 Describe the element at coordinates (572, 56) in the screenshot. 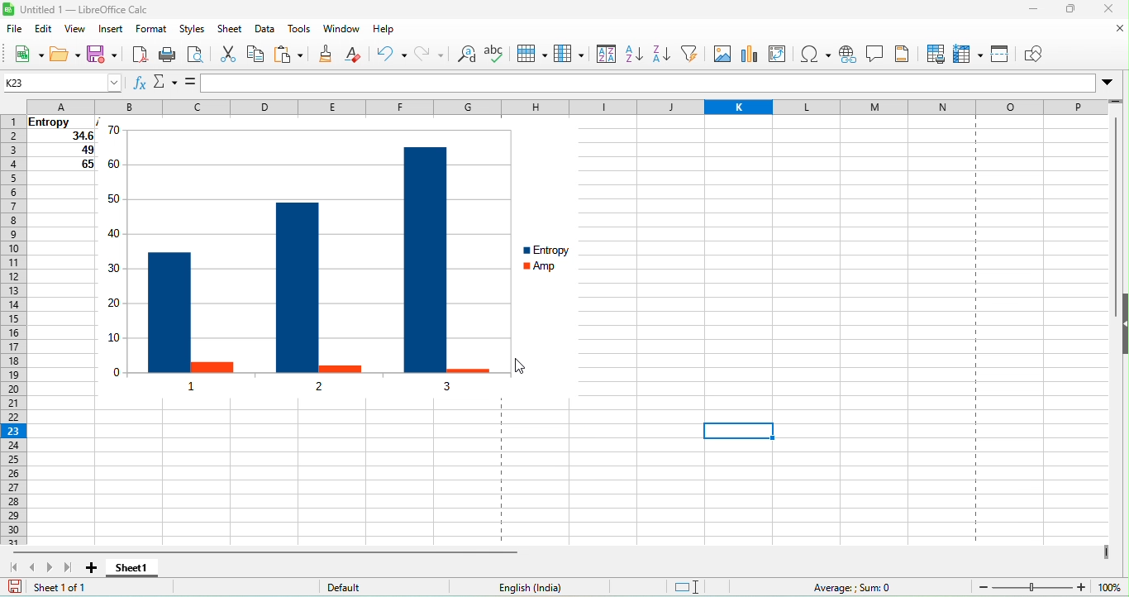

I see `column` at that location.